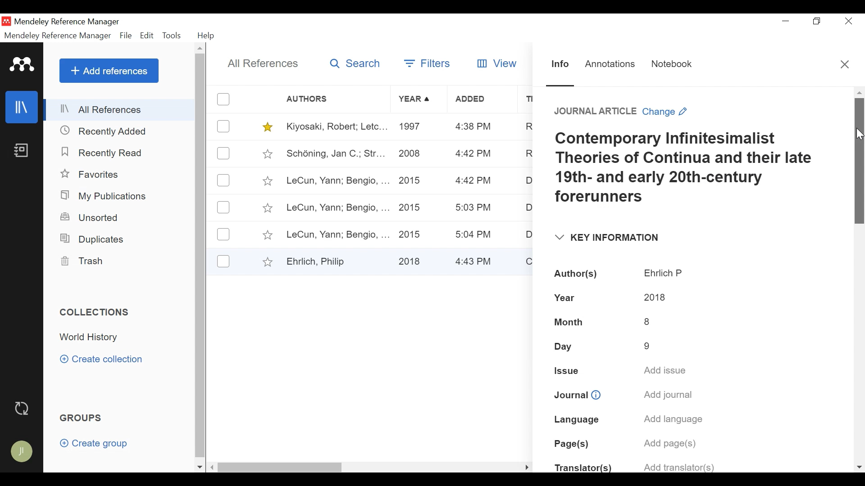  What do you see at coordinates (225, 180) in the screenshot?
I see `(un)select` at bounding box center [225, 180].